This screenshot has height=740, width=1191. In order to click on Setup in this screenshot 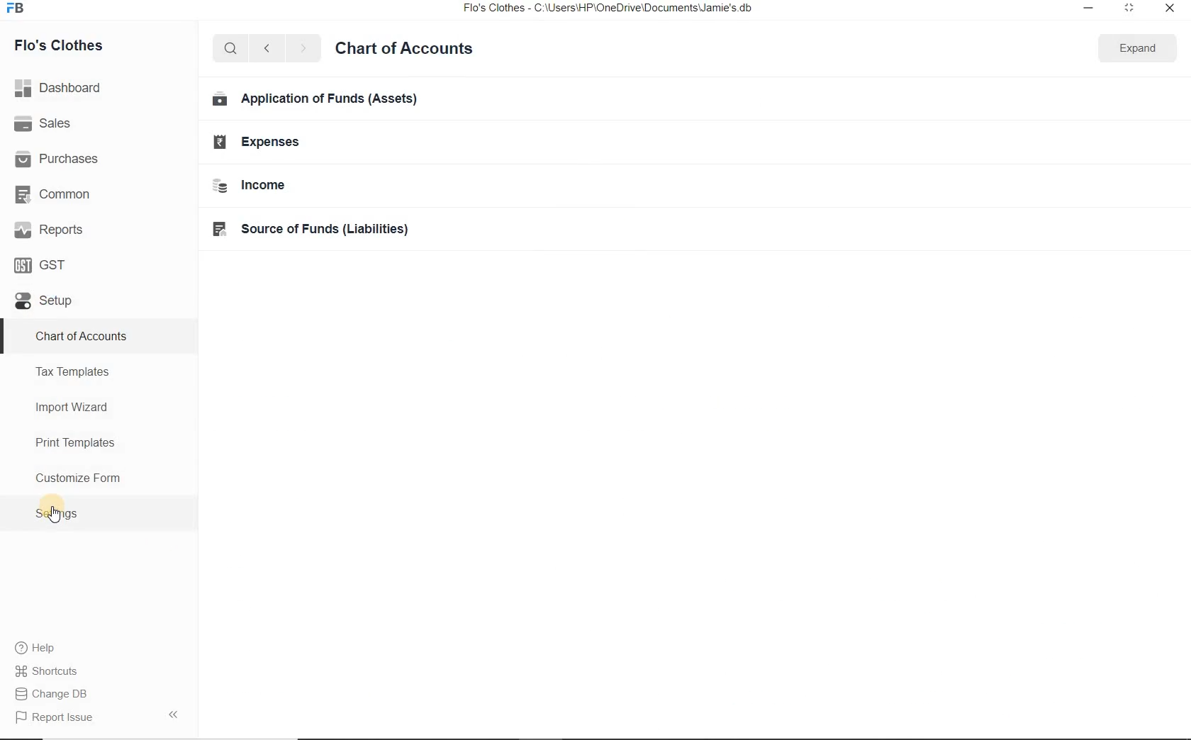, I will do `click(43, 304)`.